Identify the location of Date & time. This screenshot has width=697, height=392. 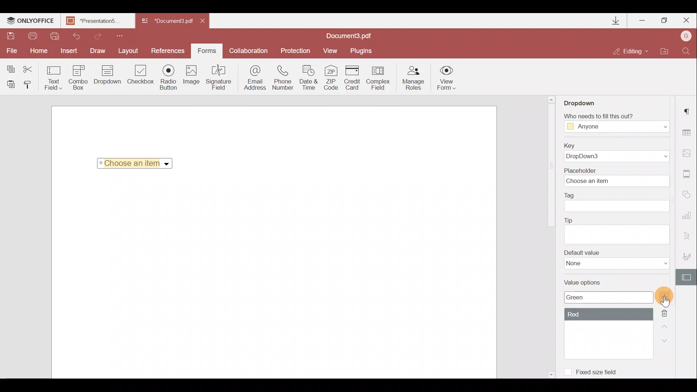
(310, 78).